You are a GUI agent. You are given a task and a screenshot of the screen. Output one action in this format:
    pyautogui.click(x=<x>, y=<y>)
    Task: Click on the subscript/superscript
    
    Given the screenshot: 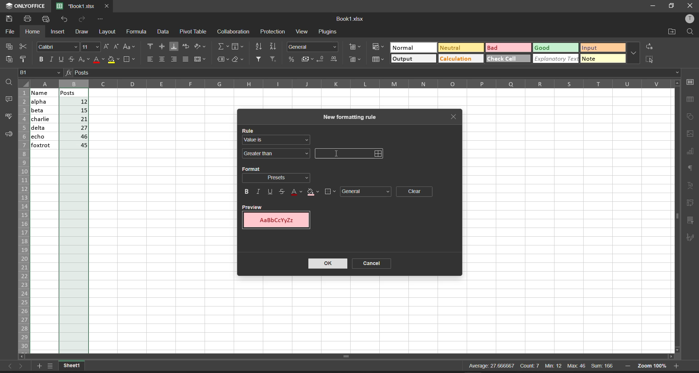 What is the action you would take?
    pyautogui.click(x=84, y=60)
    